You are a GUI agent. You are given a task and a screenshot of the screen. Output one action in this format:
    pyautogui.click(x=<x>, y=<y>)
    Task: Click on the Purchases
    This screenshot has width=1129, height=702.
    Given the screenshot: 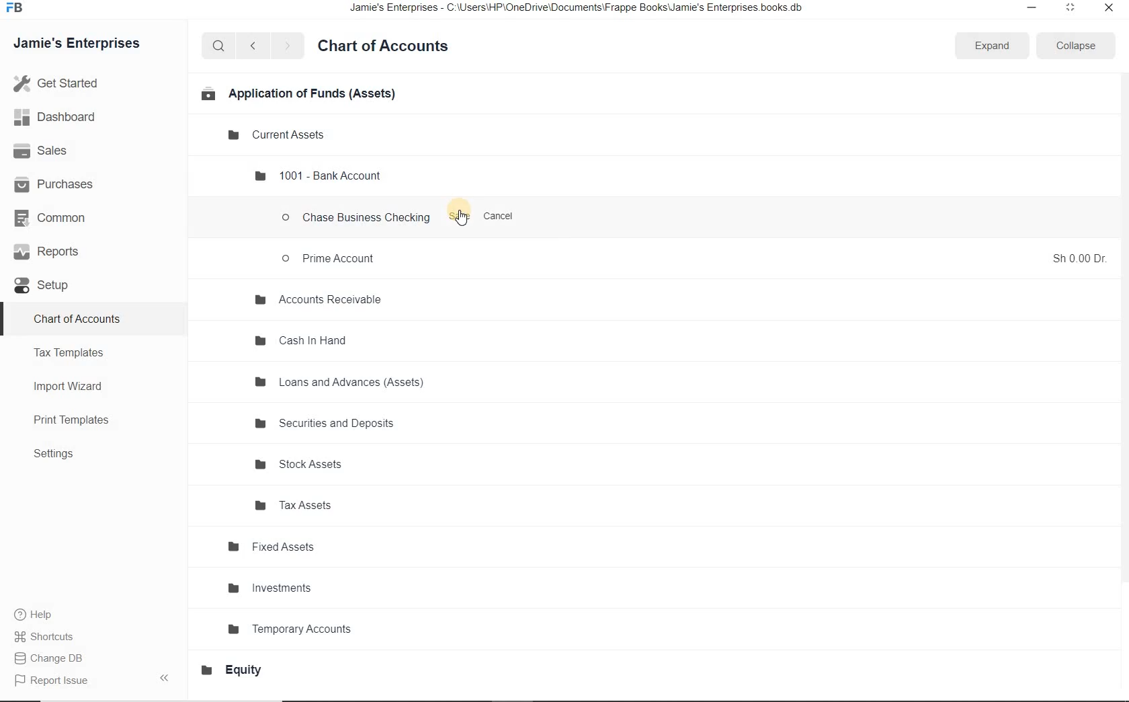 What is the action you would take?
    pyautogui.click(x=60, y=184)
    